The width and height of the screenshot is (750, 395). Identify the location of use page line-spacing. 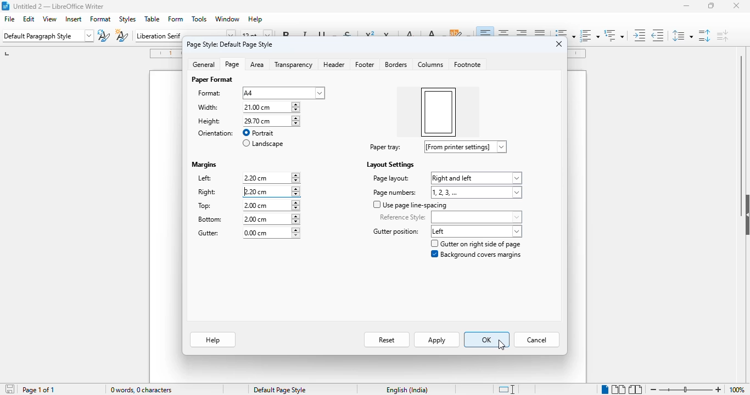
(411, 205).